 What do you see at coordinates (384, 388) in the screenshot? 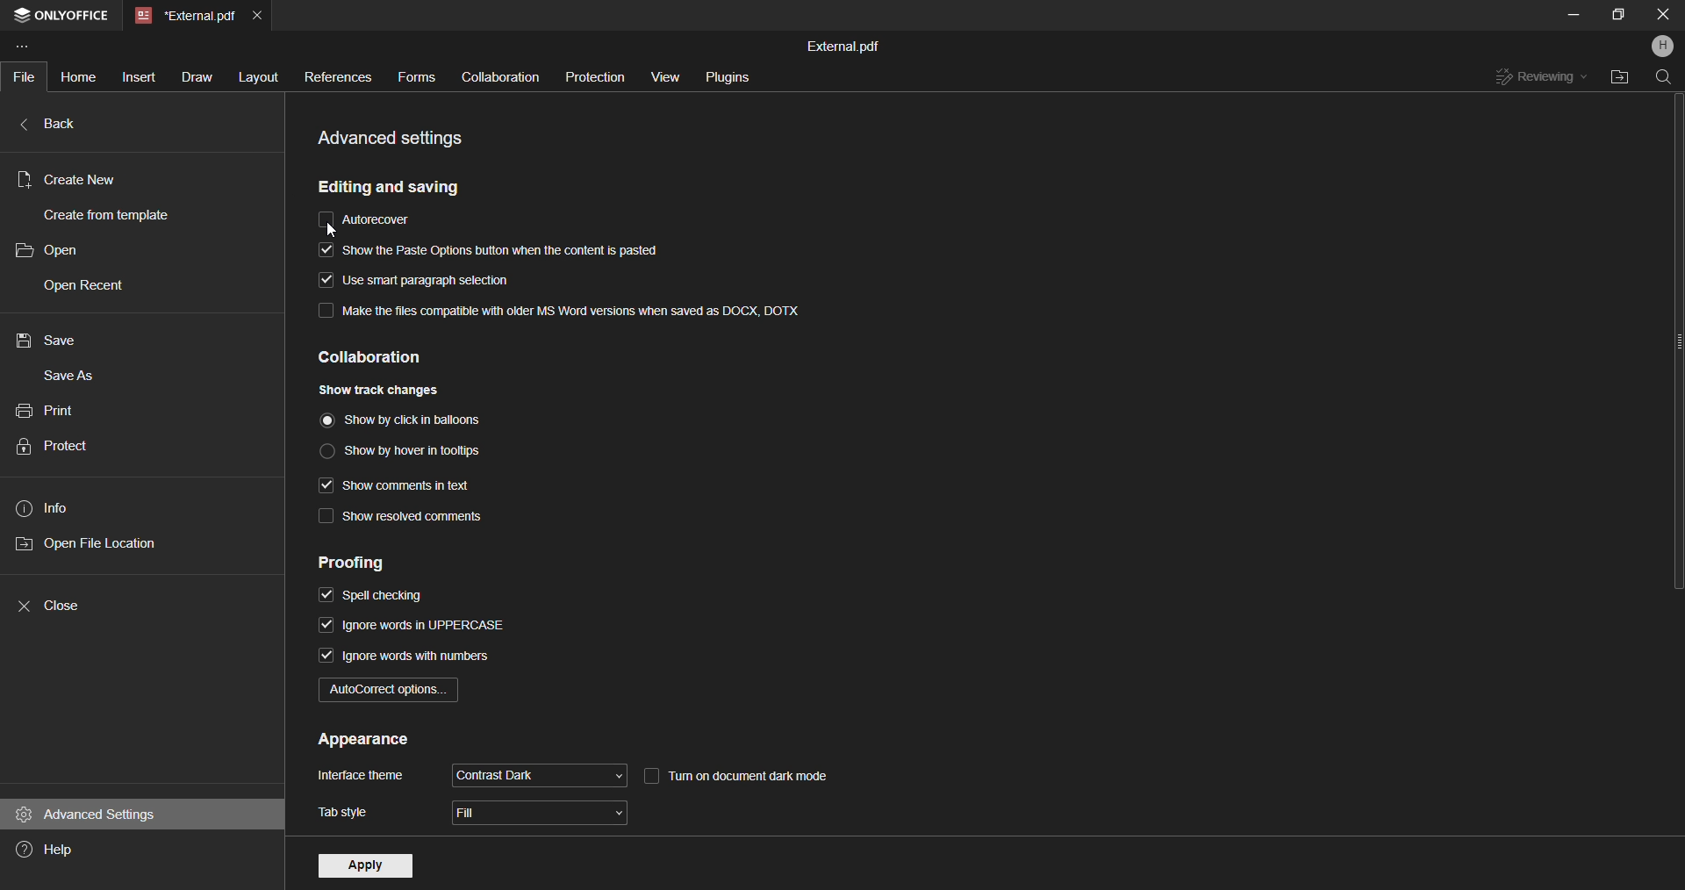
I see `show track changes` at bounding box center [384, 388].